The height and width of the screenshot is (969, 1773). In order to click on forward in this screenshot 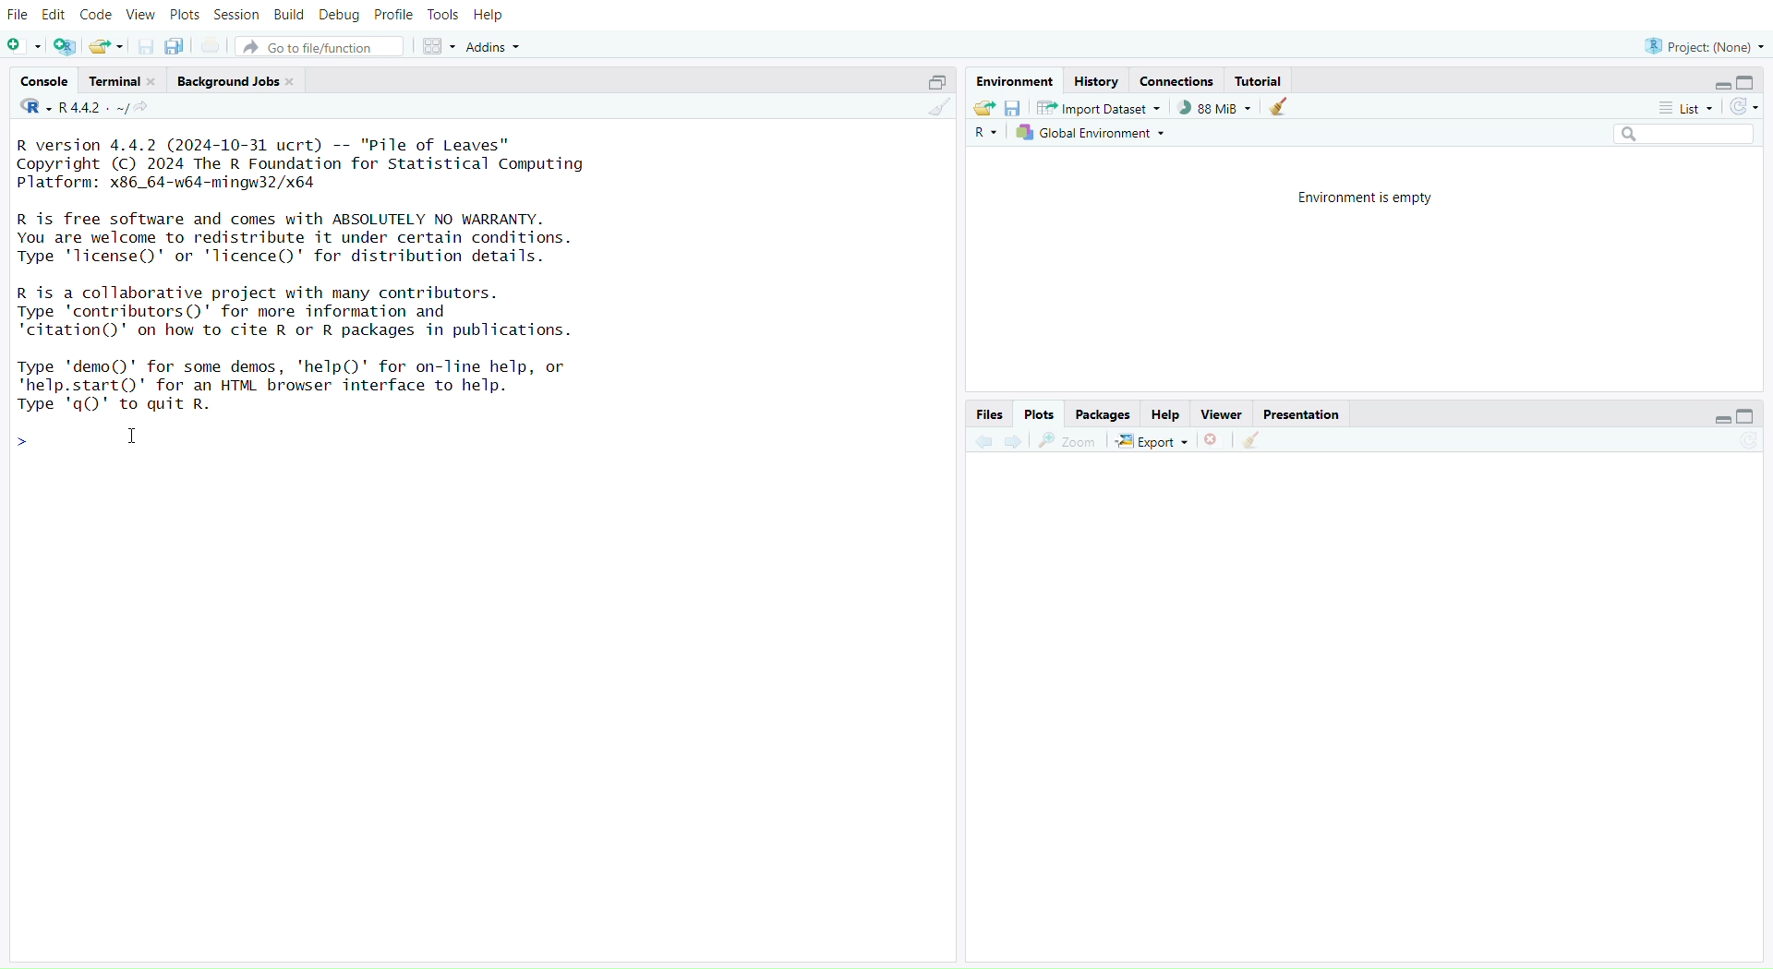, I will do `click(1015, 443)`.